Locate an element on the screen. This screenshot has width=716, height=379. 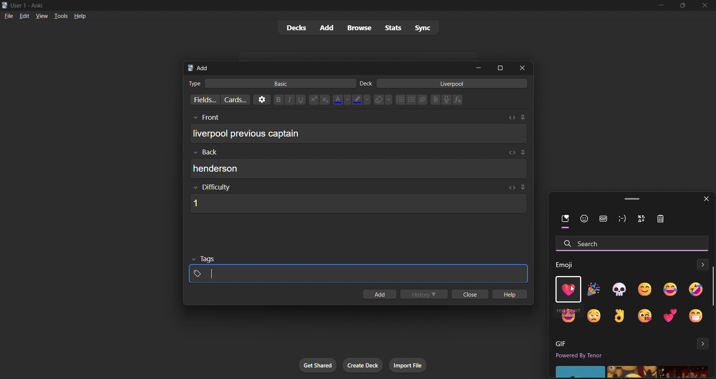
tools is located at coordinates (60, 16).